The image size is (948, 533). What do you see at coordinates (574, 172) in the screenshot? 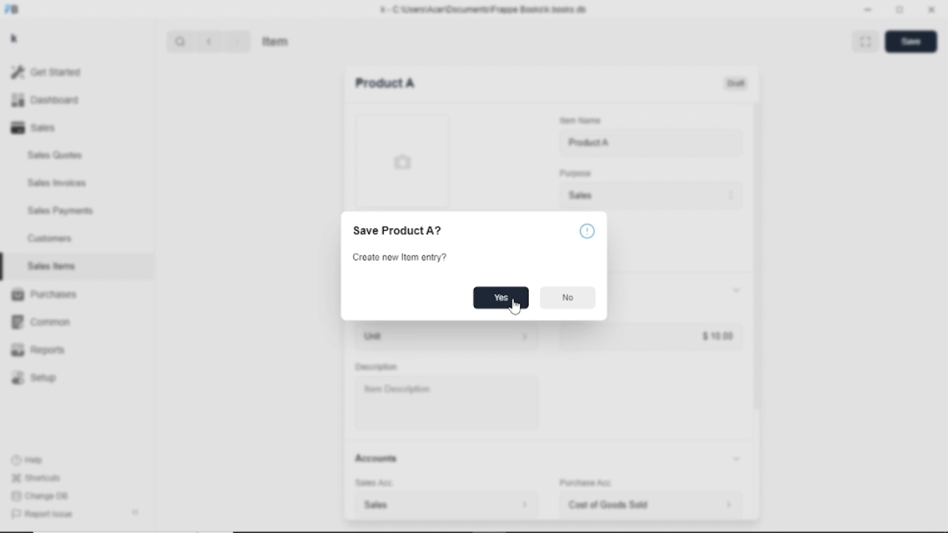
I see `Purpose` at bounding box center [574, 172].